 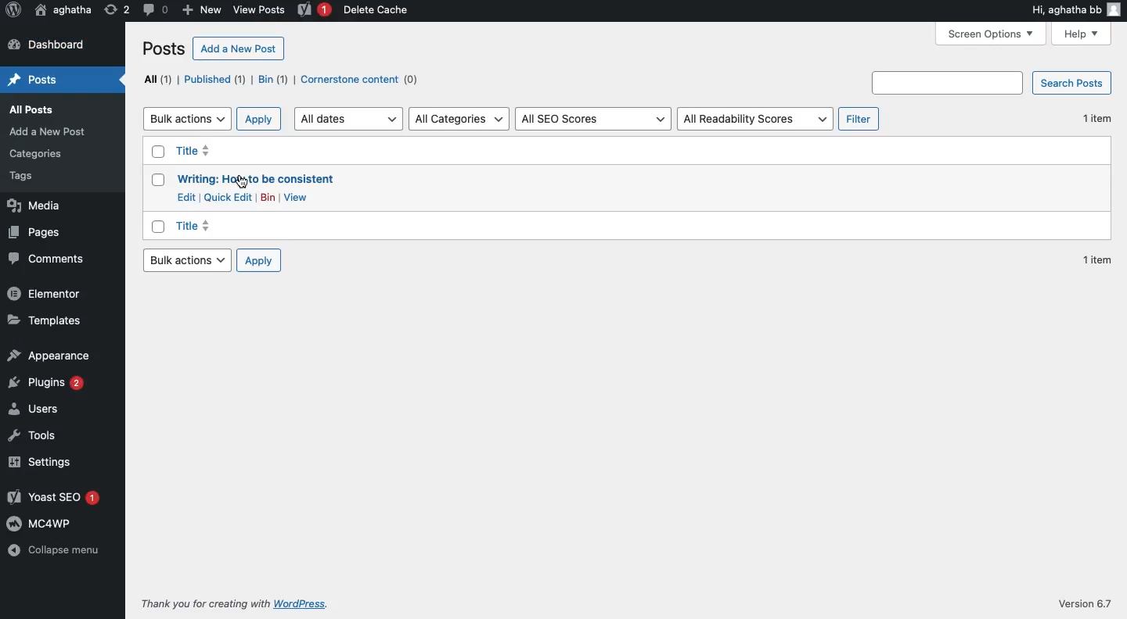 What do you see at coordinates (194, 227) in the screenshot?
I see `Title` at bounding box center [194, 227].